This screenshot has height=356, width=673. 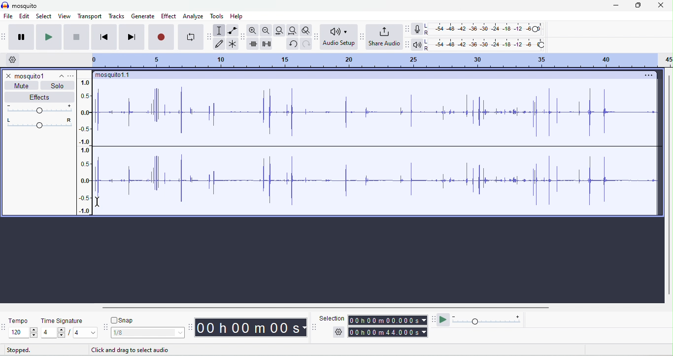 What do you see at coordinates (408, 29) in the screenshot?
I see `record meter tool bar` at bounding box center [408, 29].